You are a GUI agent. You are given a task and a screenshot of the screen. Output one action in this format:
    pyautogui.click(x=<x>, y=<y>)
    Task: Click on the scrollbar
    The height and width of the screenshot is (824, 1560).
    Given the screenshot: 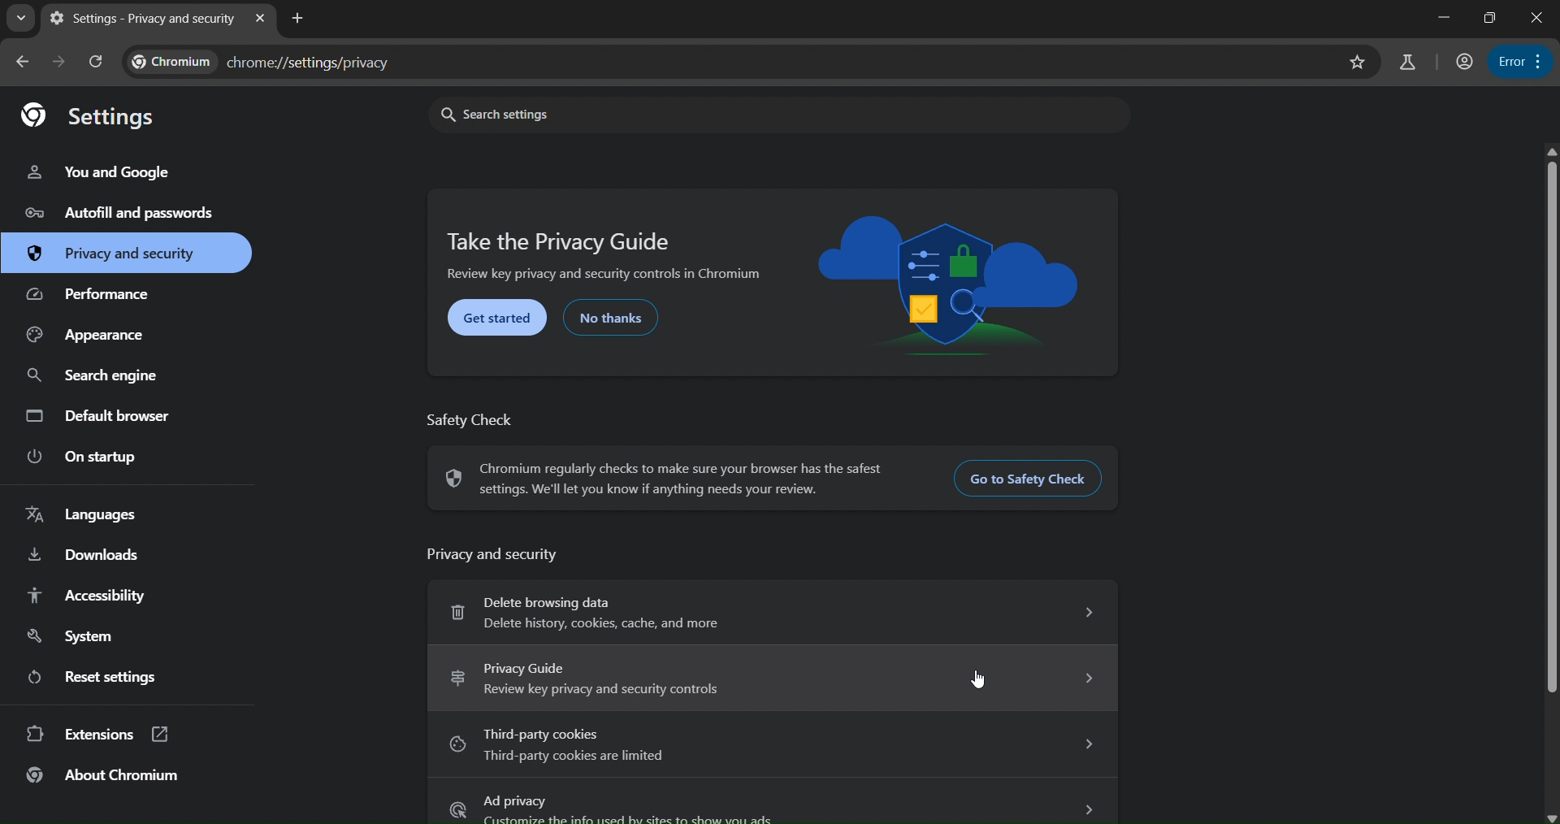 What is the action you would take?
    pyautogui.click(x=1552, y=422)
    